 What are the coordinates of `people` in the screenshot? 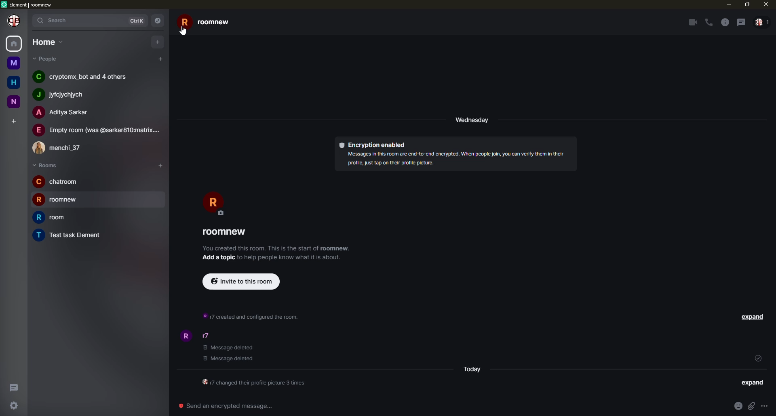 It's located at (97, 129).